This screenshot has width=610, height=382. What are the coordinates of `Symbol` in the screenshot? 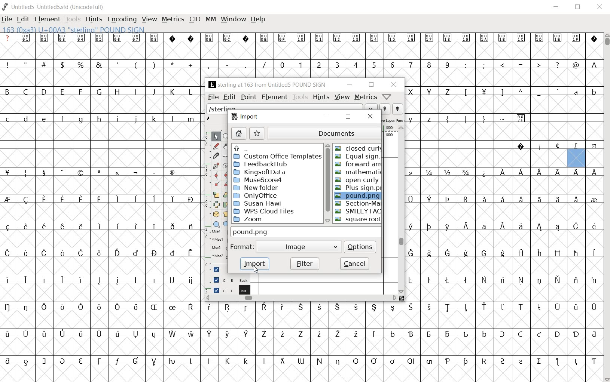 It's located at (99, 252).